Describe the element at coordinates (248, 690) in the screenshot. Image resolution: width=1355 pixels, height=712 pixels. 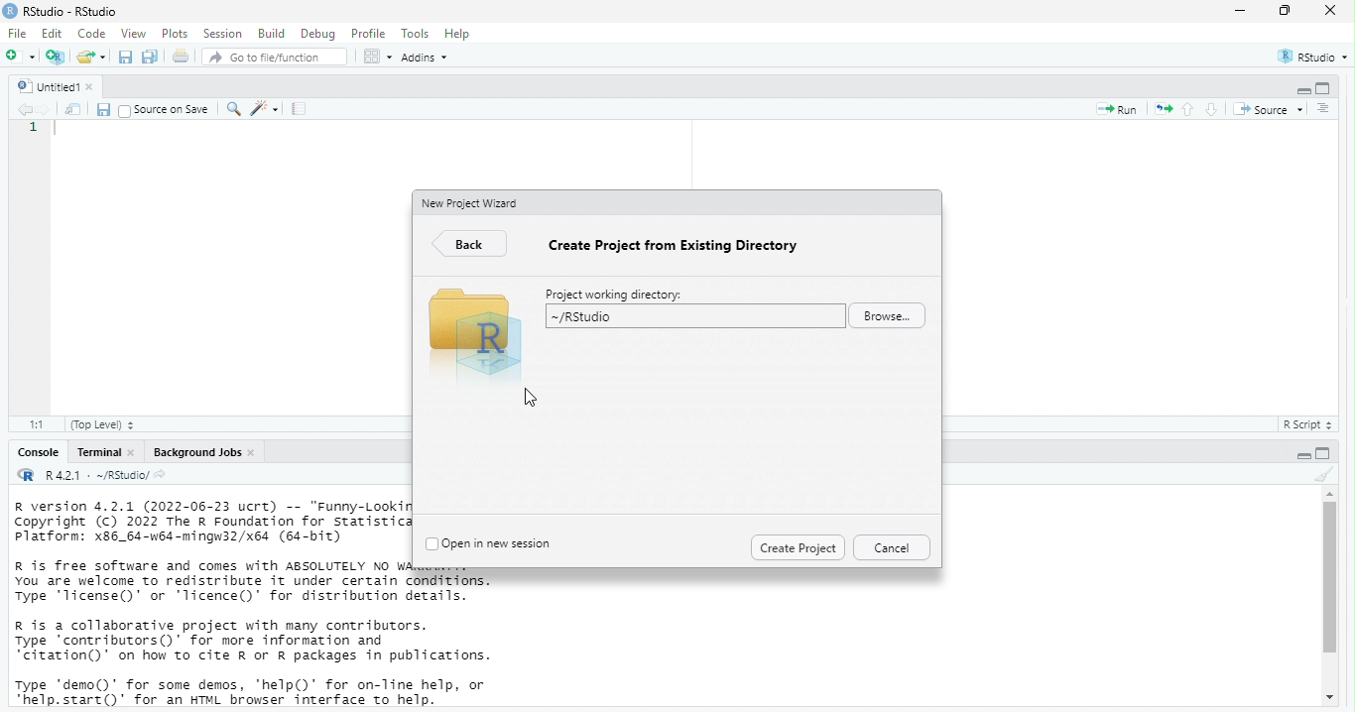
I see `description of any demo and help` at that location.